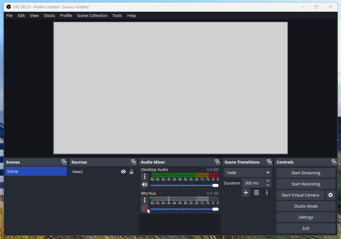 Image resolution: width=341 pixels, height=239 pixels. What do you see at coordinates (49, 7) in the screenshot?
I see `OBS Studio` at bounding box center [49, 7].